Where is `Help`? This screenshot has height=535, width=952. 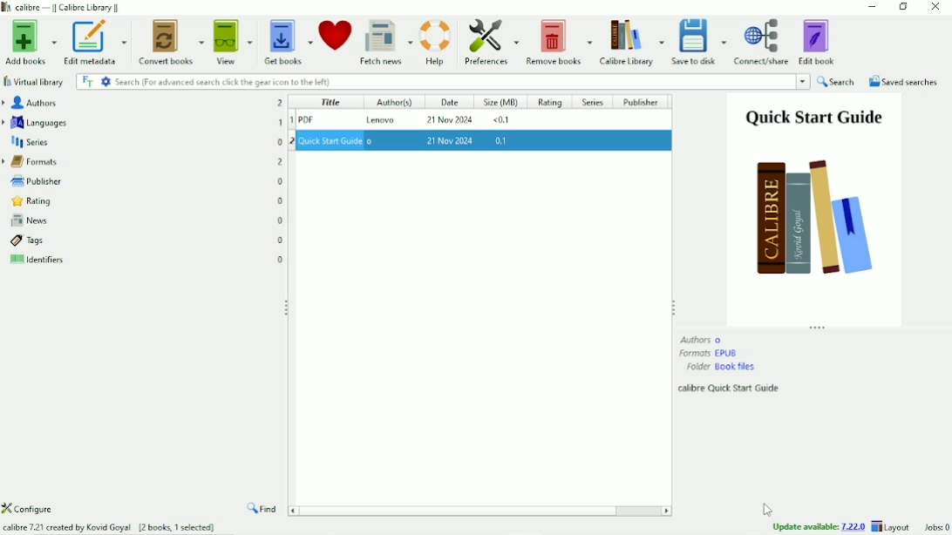 Help is located at coordinates (436, 40).